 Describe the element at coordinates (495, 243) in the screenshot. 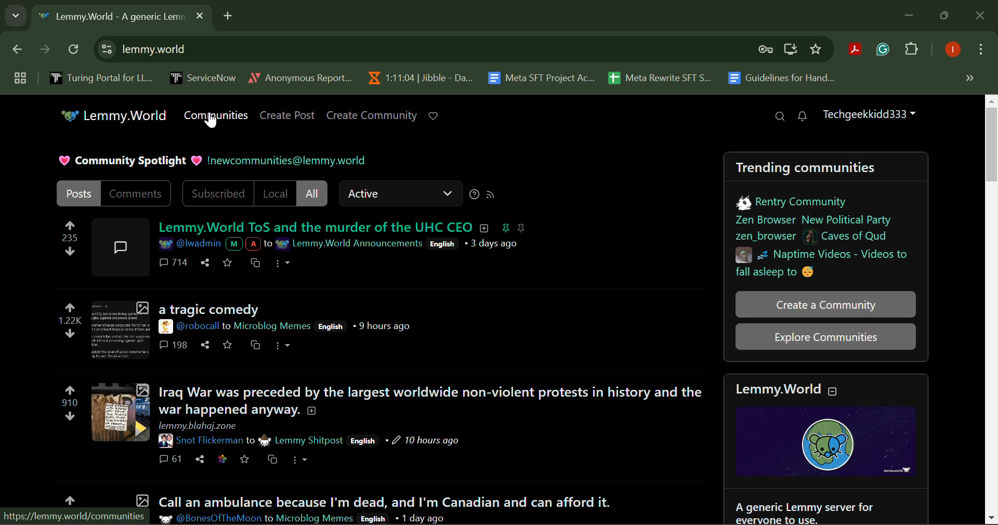

I see `3 days ago` at that location.